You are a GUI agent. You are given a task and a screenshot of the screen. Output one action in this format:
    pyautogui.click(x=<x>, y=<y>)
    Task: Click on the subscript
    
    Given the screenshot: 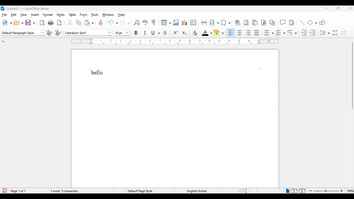 What is the action you would take?
    pyautogui.click(x=184, y=33)
    